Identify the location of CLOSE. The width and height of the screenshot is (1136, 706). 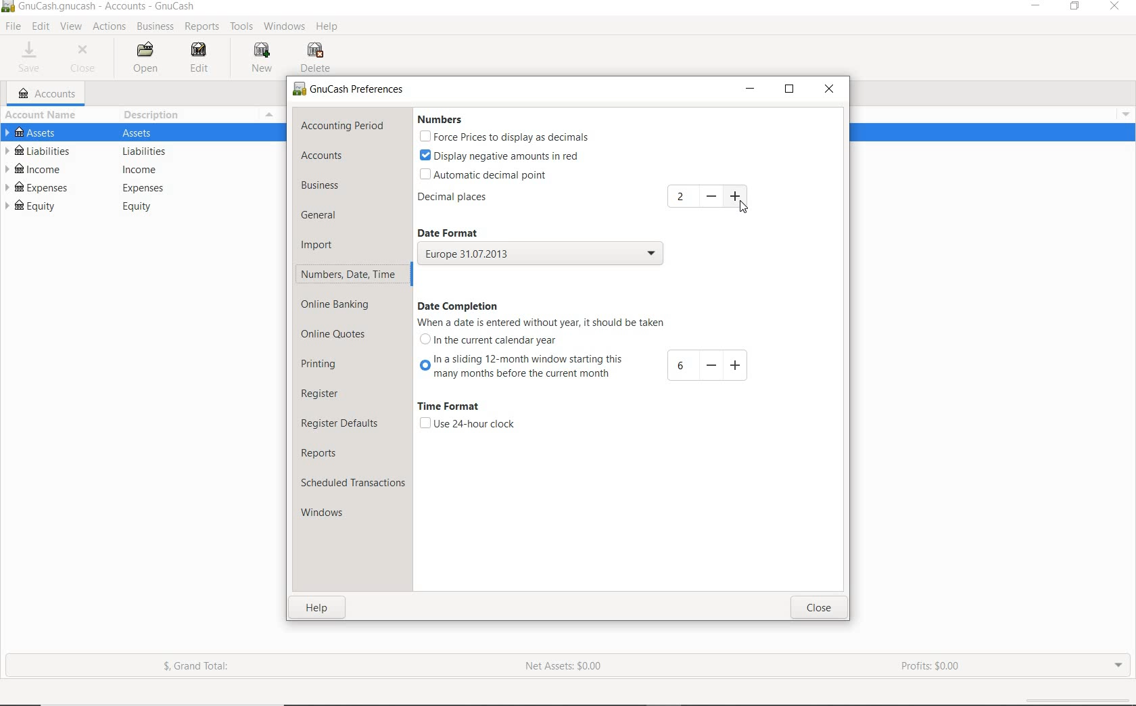
(828, 90).